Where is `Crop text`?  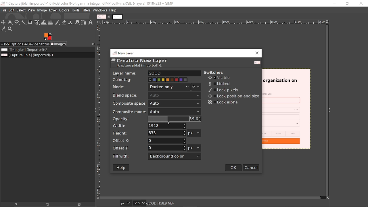
Crop text is located at coordinates (30, 22).